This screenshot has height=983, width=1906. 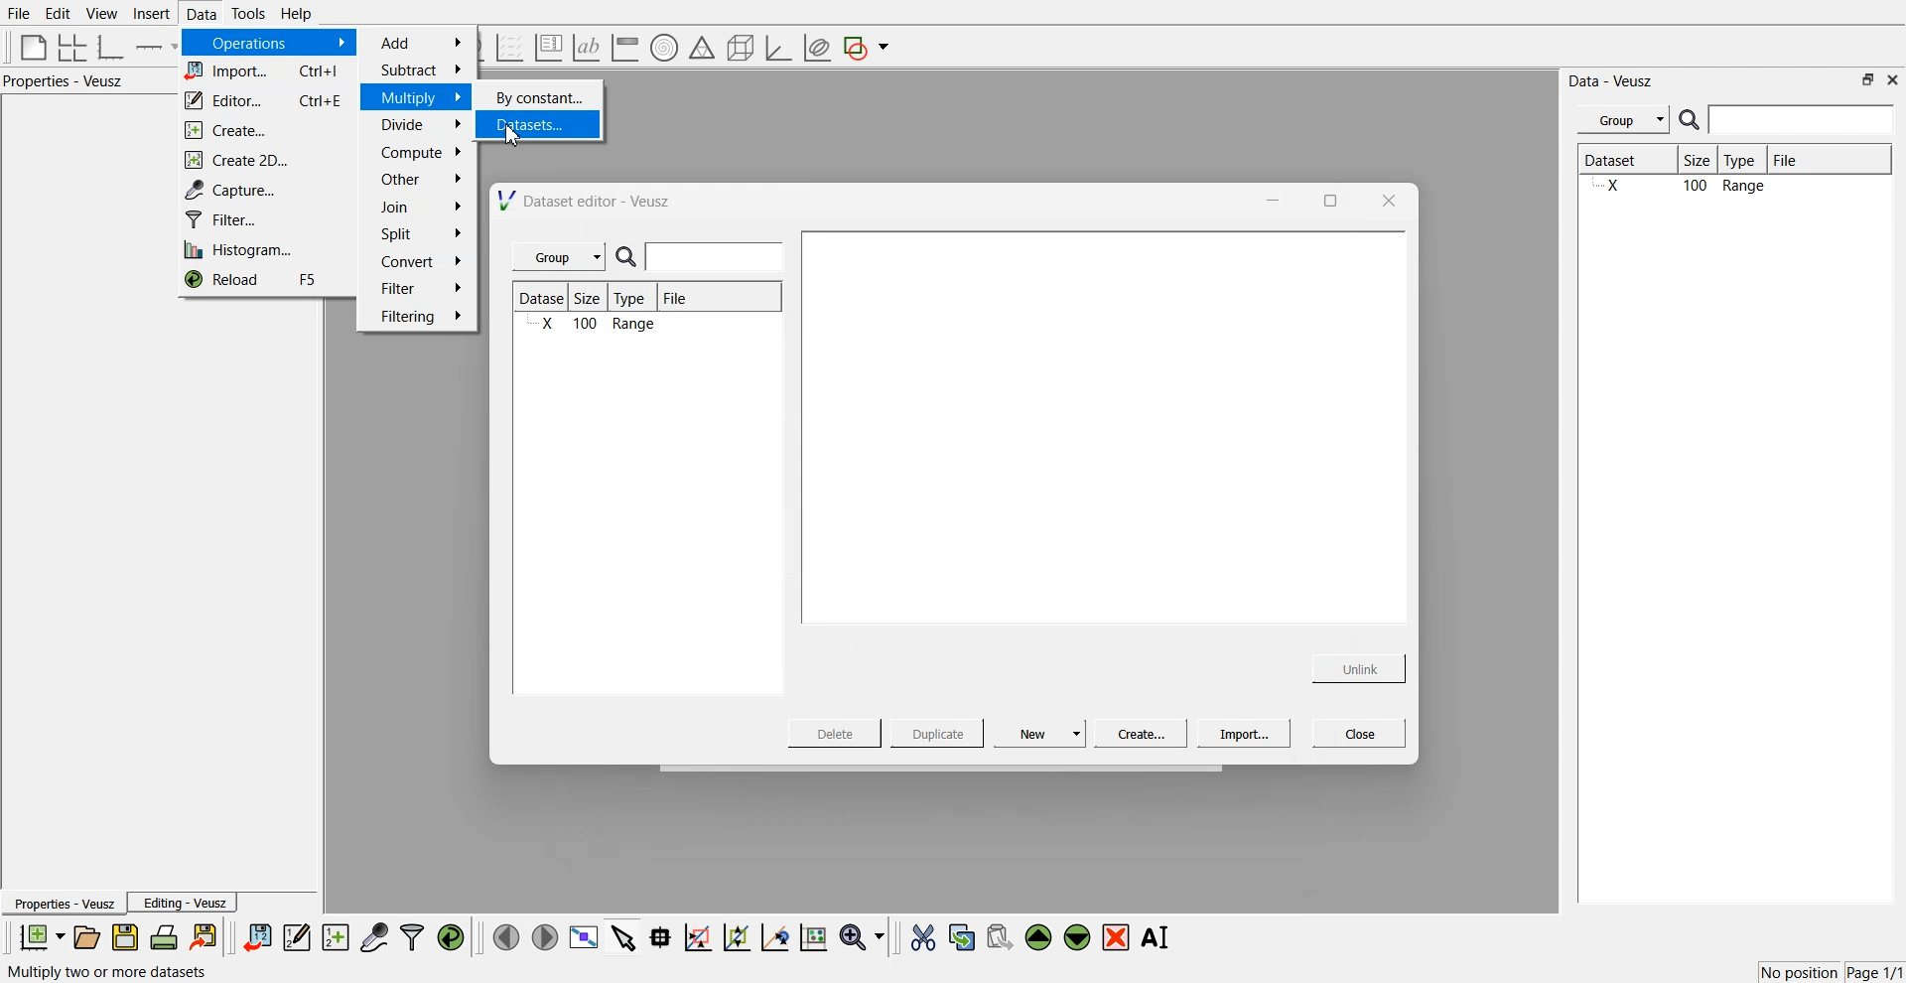 What do you see at coordinates (112, 47) in the screenshot?
I see `base graphs` at bounding box center [112, 47].